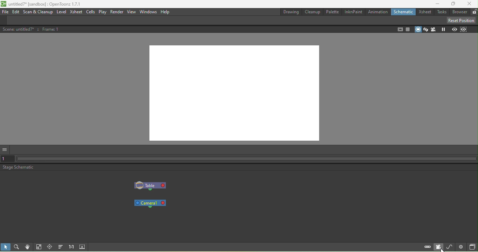  What do you see at coordinates (132, 12) in the screenshot?
I see `View` at bounding box center [132, 12].